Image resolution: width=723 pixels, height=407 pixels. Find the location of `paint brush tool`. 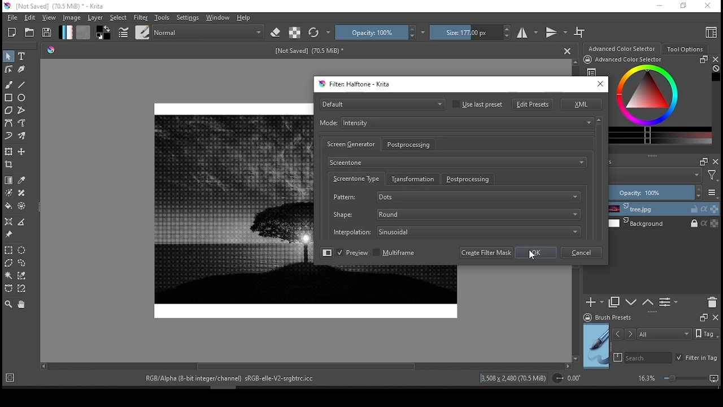

paint brush tool is located at coordinates (9, 84).